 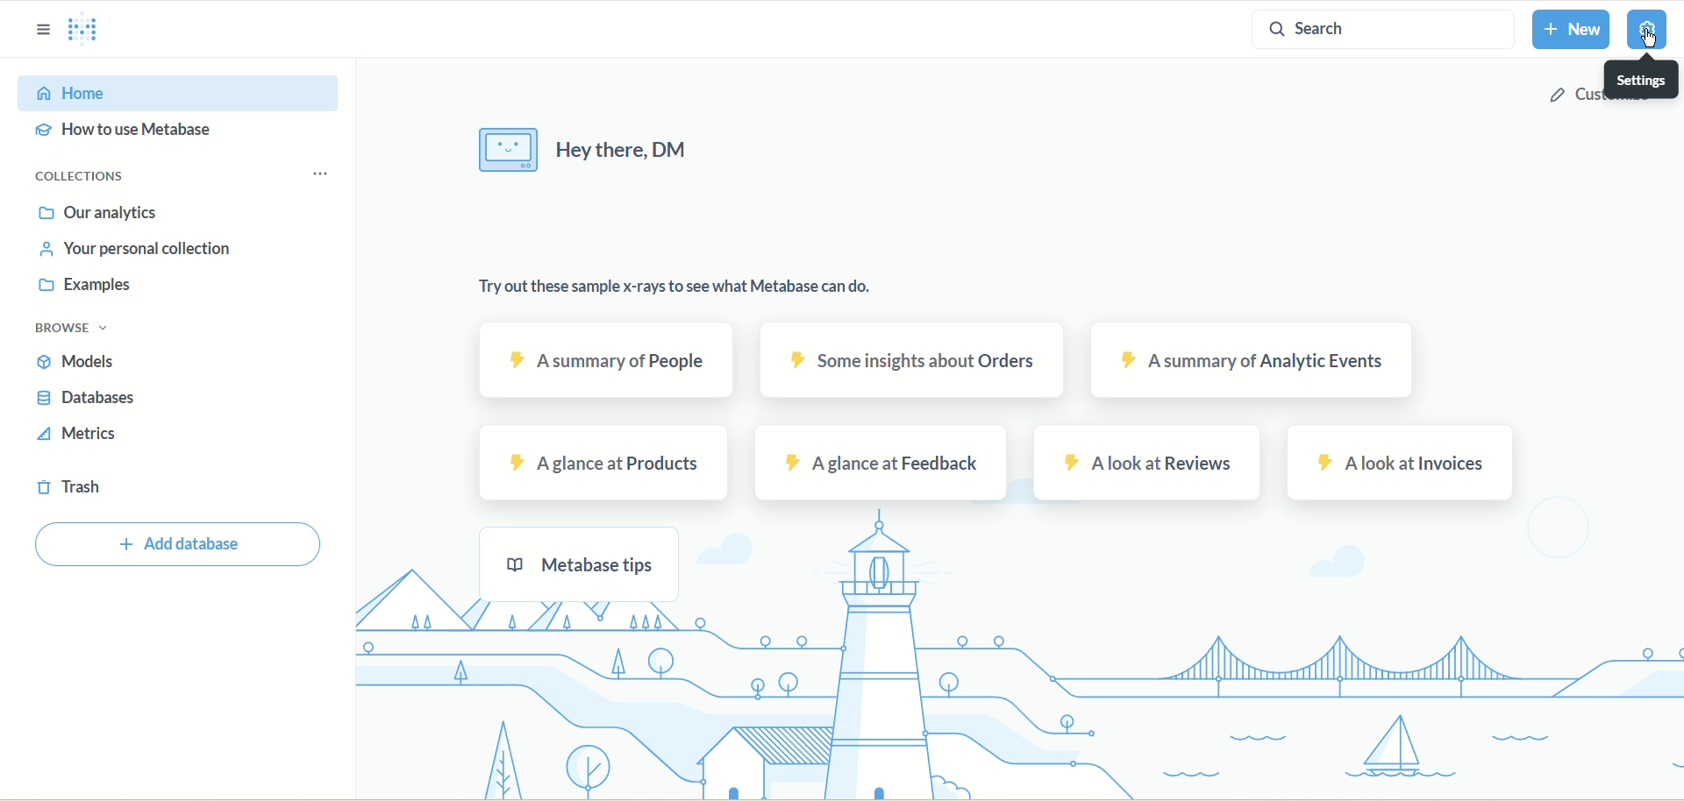 What do you see at coordinates (881, 463) in the screenshot?
I see `a glance t feedback` at bounding box center [881, 463].